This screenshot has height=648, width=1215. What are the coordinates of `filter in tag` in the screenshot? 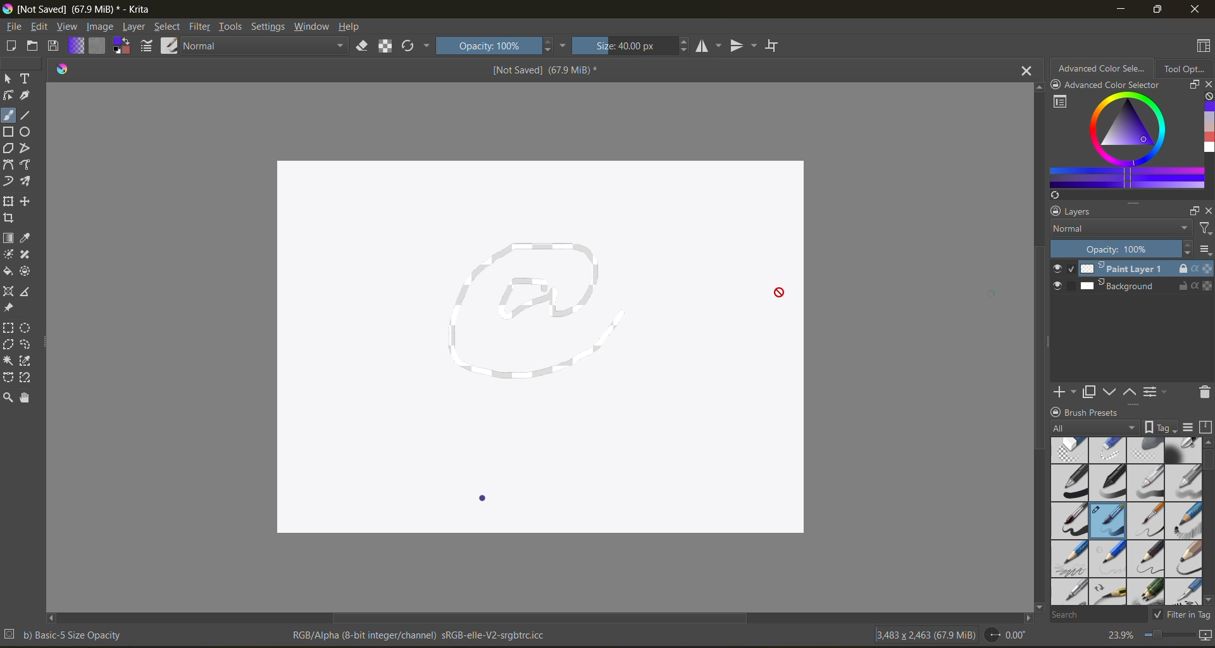 It's located at (1181, 614).